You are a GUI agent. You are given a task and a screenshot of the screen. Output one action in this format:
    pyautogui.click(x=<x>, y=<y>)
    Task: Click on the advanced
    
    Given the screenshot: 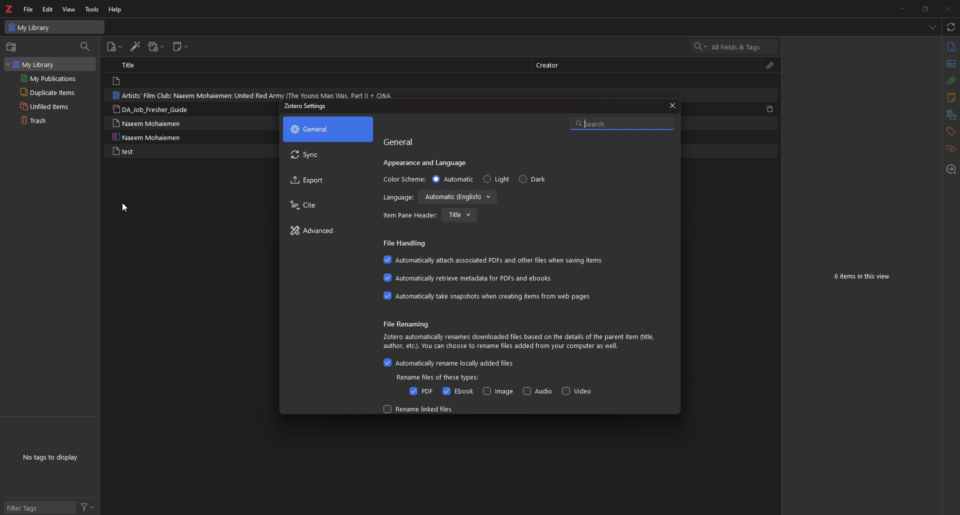 What is the action you would take?
    pyautogui.click(x=325, y=231)
    